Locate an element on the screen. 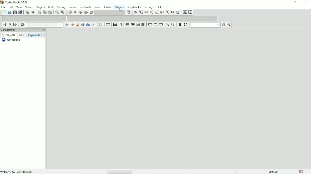 This screenshot has height=174, width=311. Step out is located at coordinates (157, 12).